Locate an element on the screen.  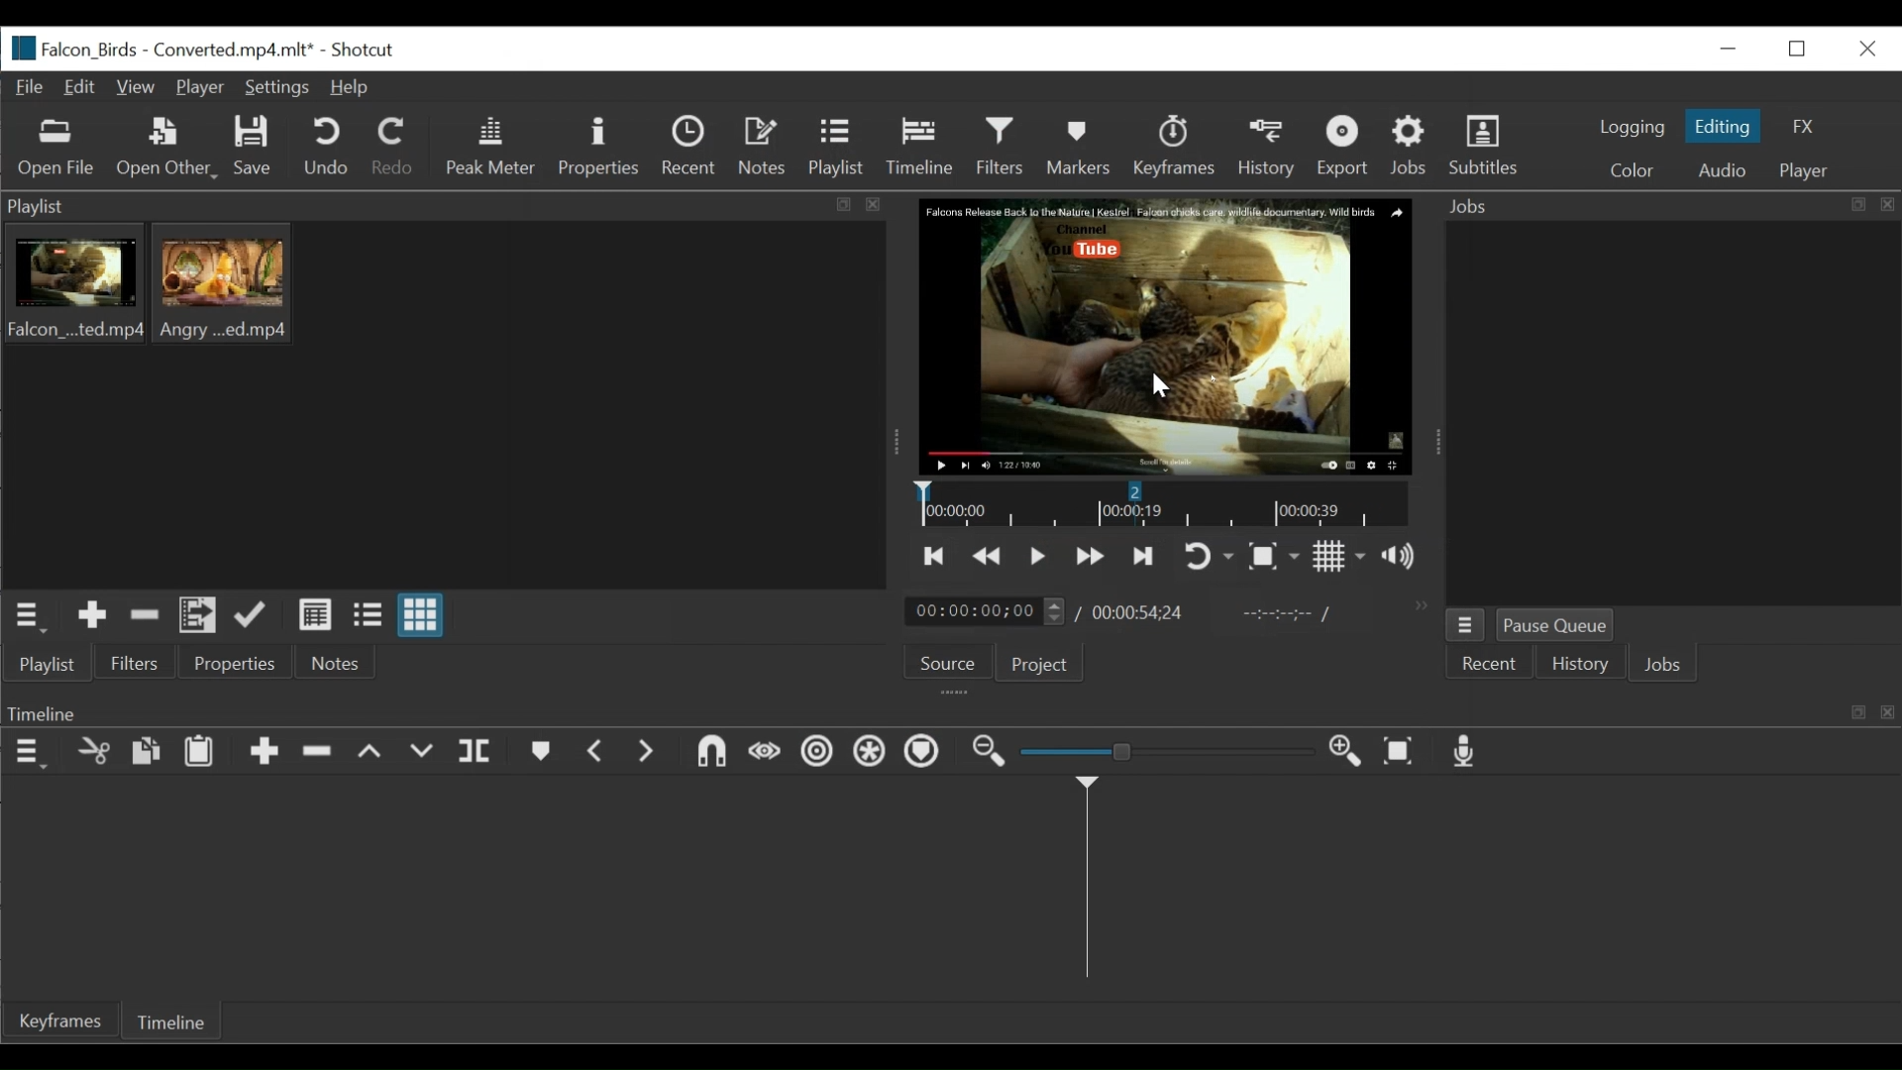
Jobs Menu is located at coordinates (1466, 626).